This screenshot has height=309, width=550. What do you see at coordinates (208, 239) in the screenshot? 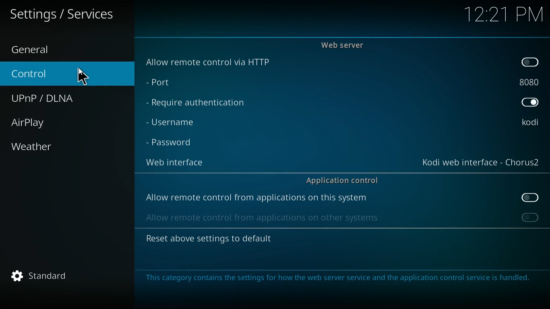
I see `reset` at bounding box center [208, 239].